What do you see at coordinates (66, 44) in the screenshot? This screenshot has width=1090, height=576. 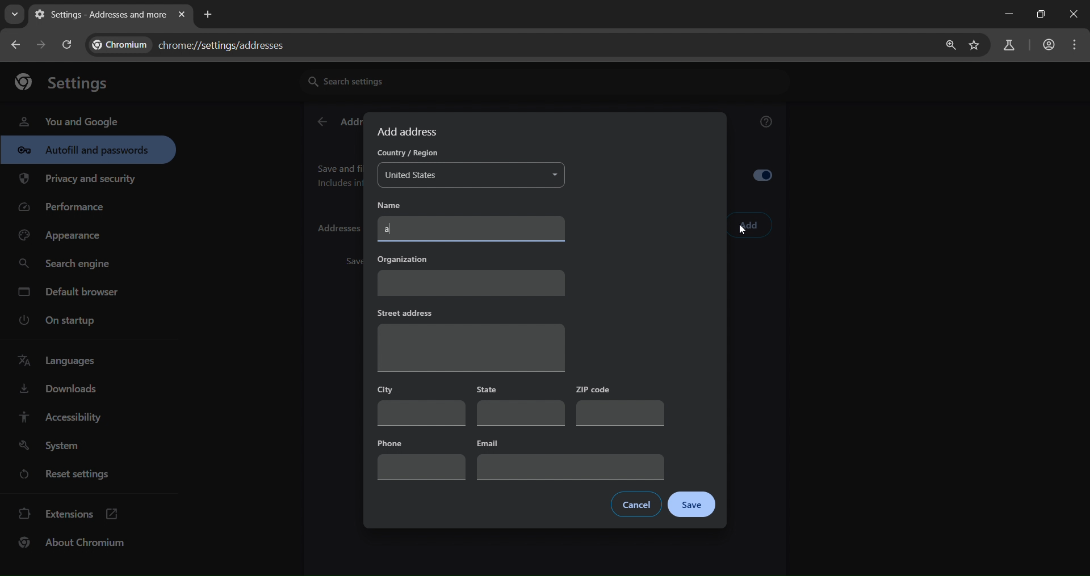 I see `reload` at bounding box center [66, 44].